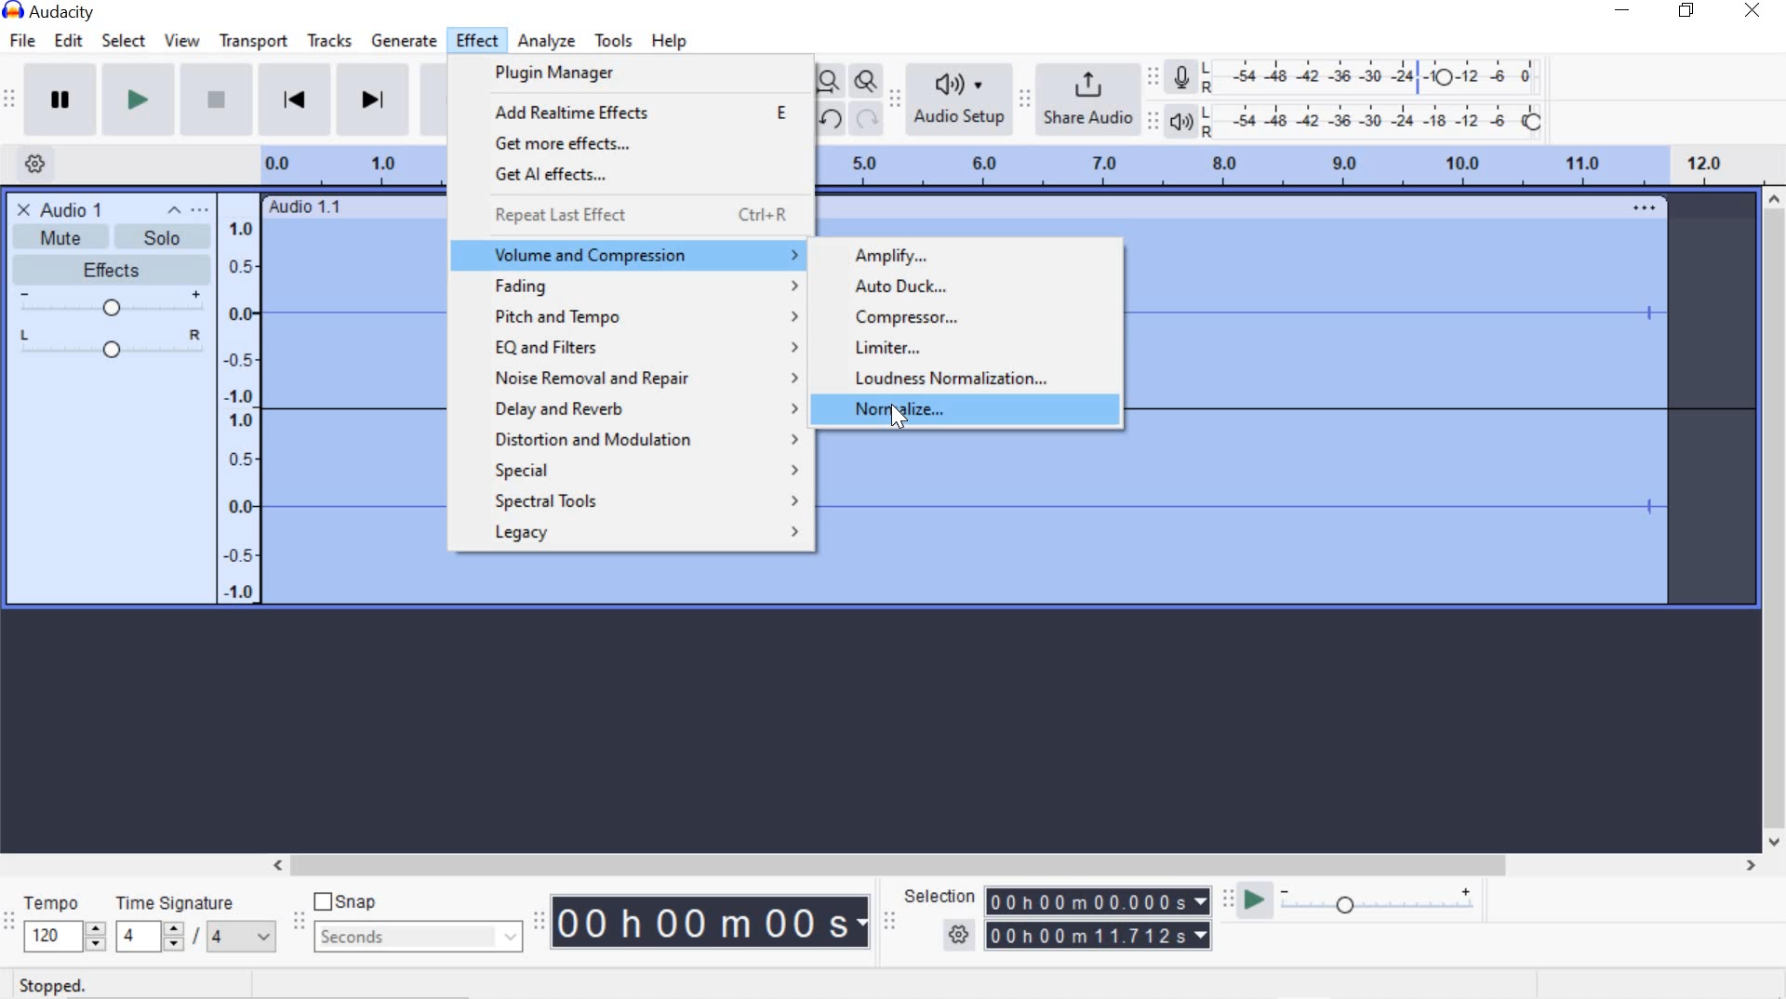 The width and height of the screenshot is (1786, 999). I want to click on TEMPO, so click(61, 923).